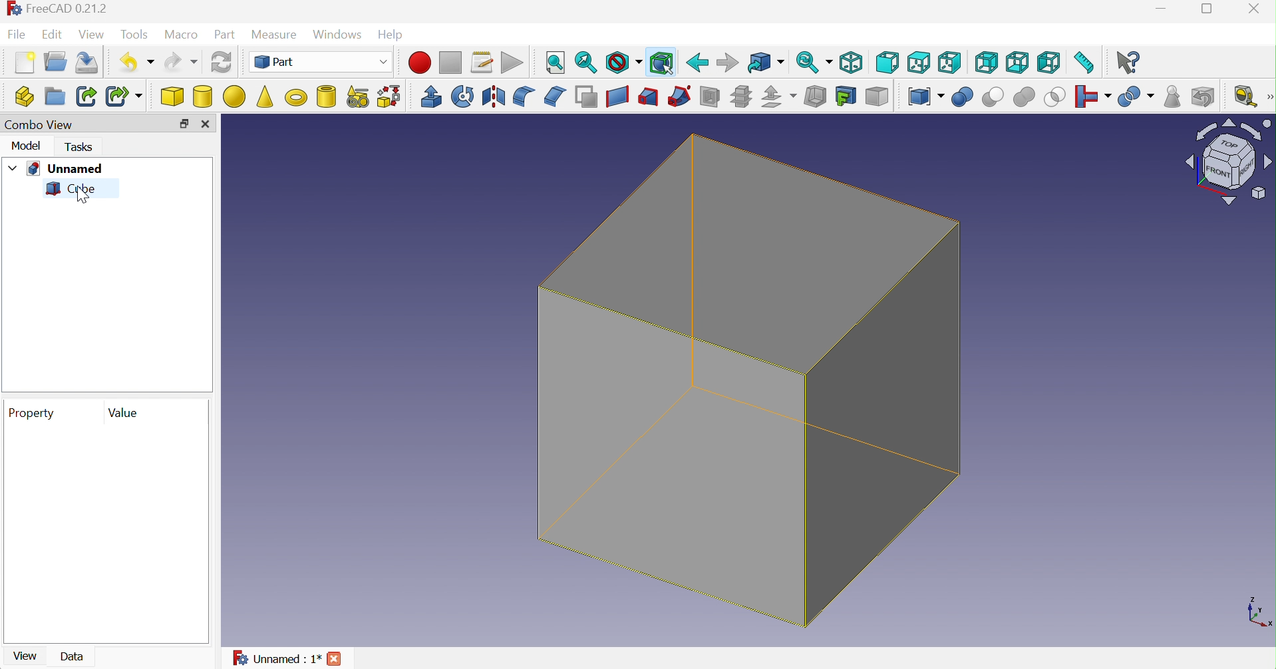  I want to click on Create projection on surface, so click(845, 96).